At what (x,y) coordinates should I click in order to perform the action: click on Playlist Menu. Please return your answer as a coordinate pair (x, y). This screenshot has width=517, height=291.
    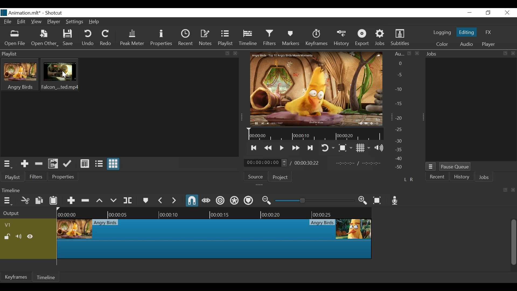
    Looking at the image, I should click on (7, 164).